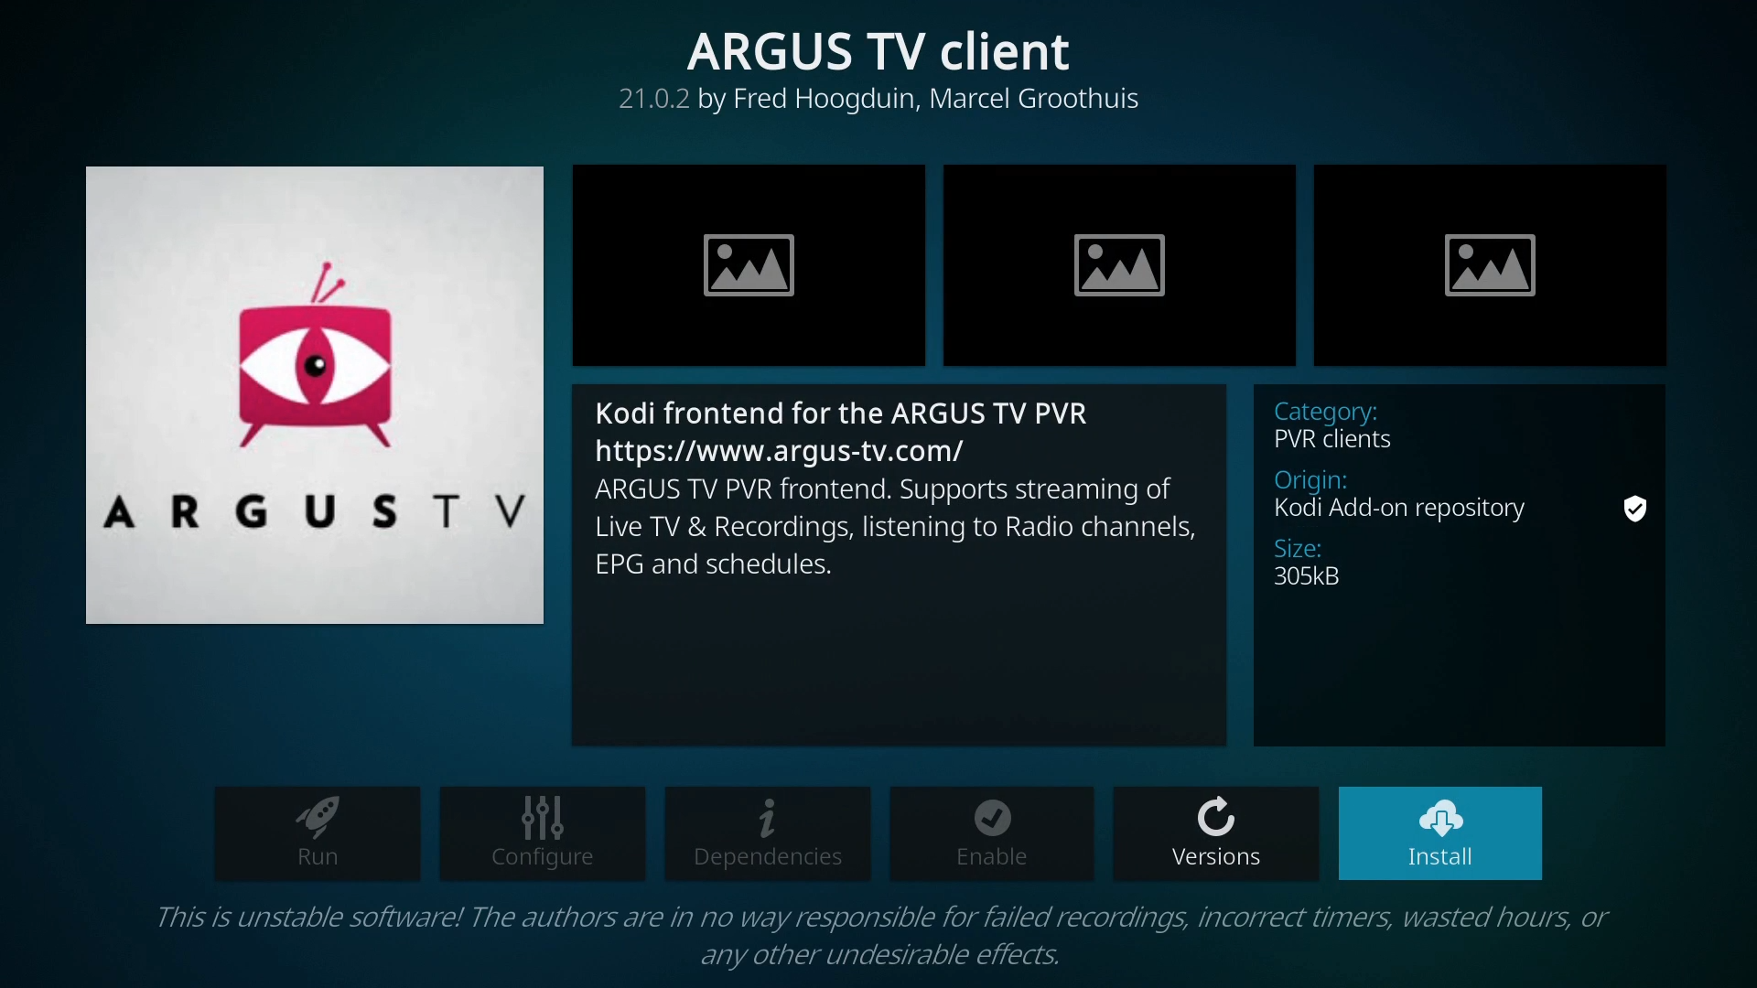  Describe the element at coordinates (888, 104) in the screenshot. I see `21.0.2 by Fred Hoogduin, Marcel Groothuis` at that location.